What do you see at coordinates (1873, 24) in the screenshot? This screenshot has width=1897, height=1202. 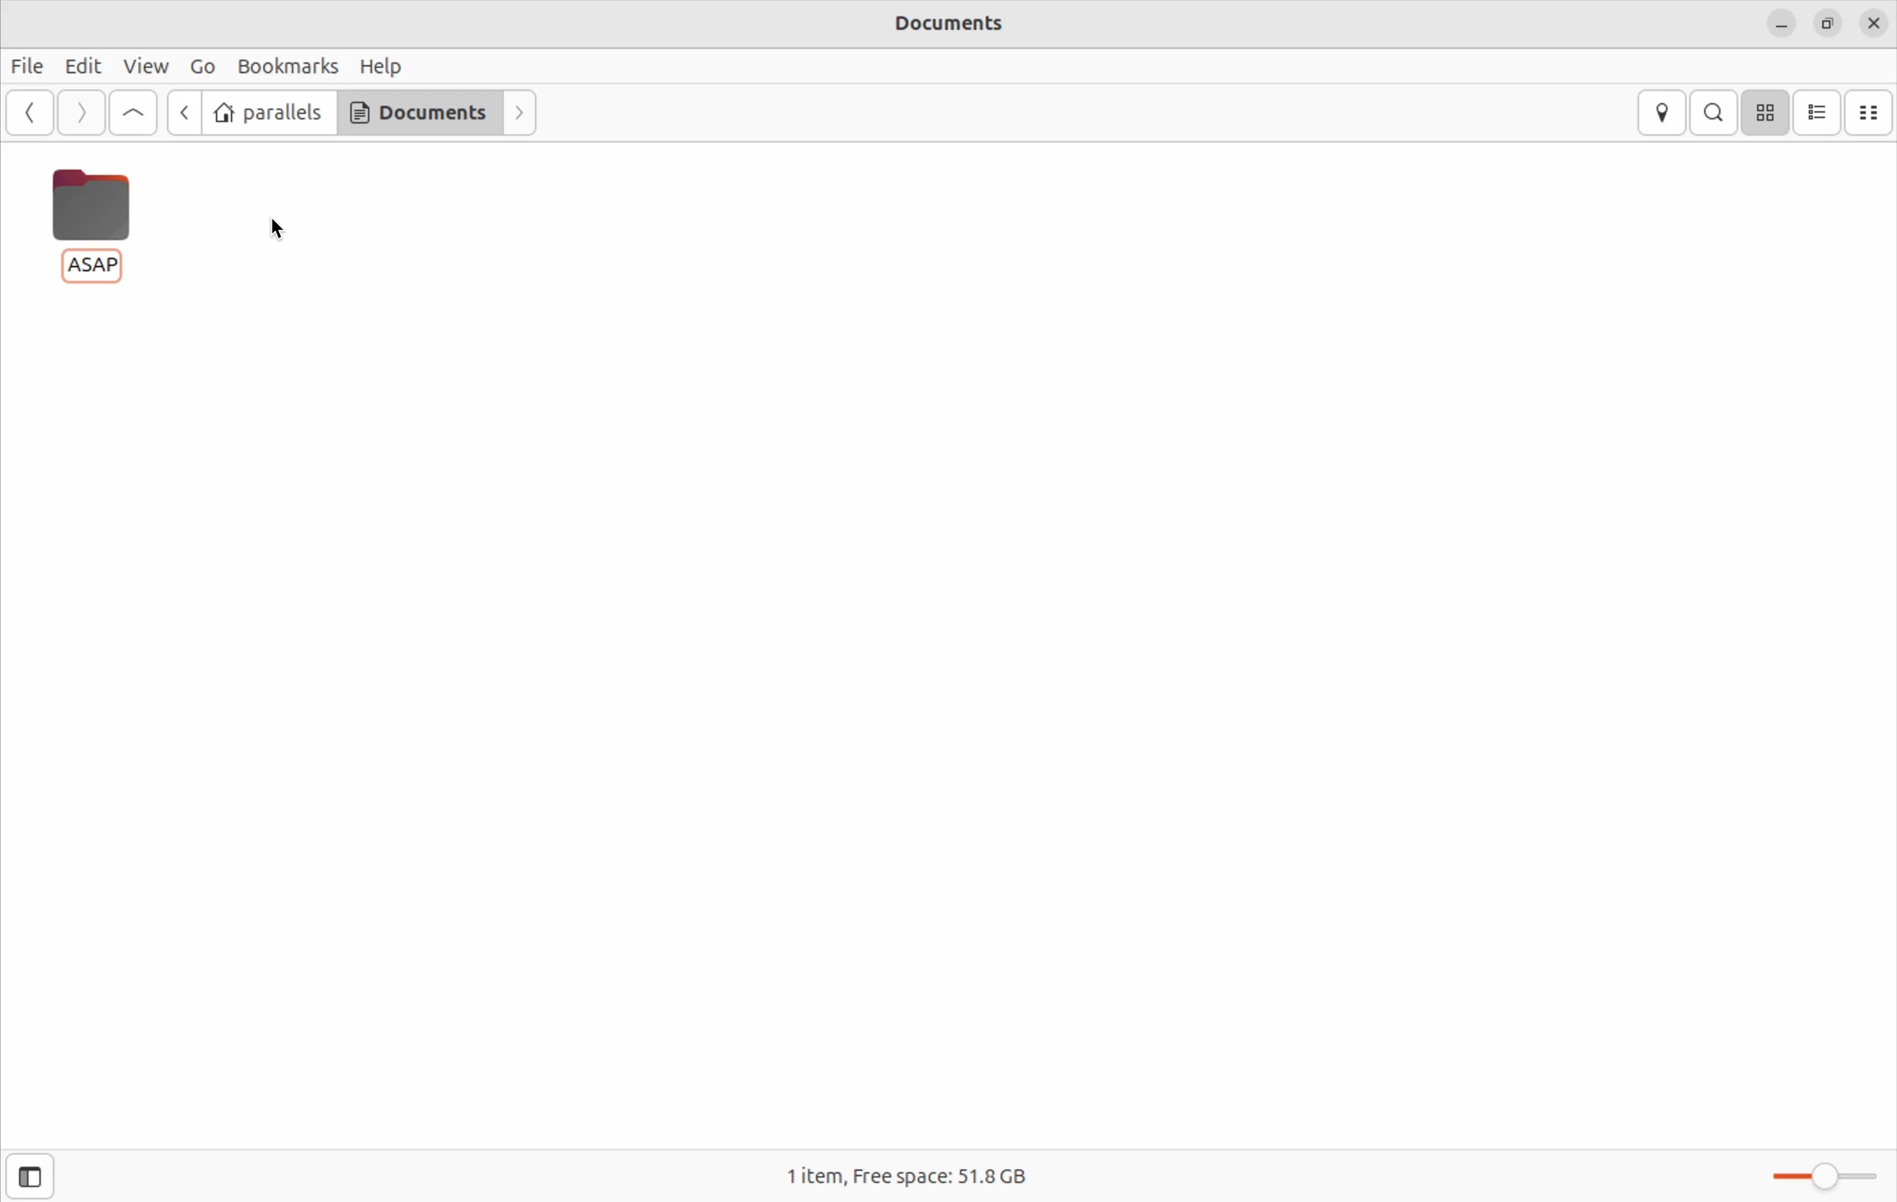 I see `close` at bounding box center [1873, 24].